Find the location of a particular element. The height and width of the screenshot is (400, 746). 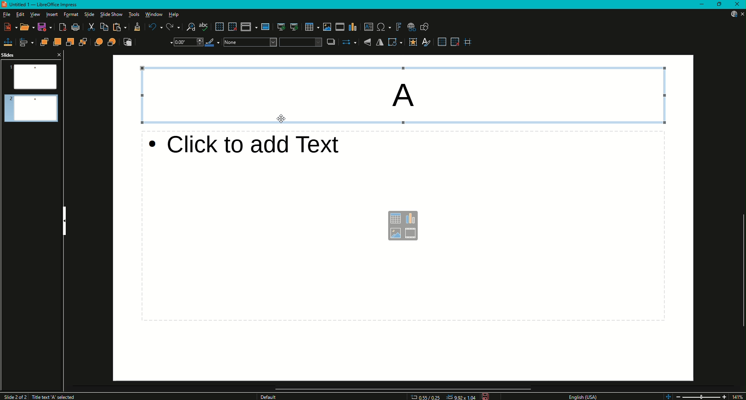

New is located at coordinates (9, 27).